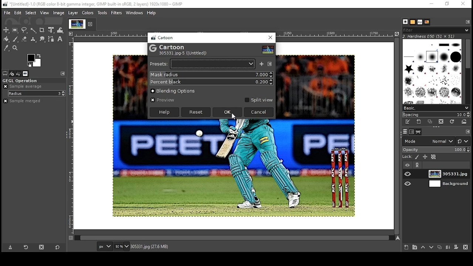  I want to click on save as a named preset, so click(261, 64).